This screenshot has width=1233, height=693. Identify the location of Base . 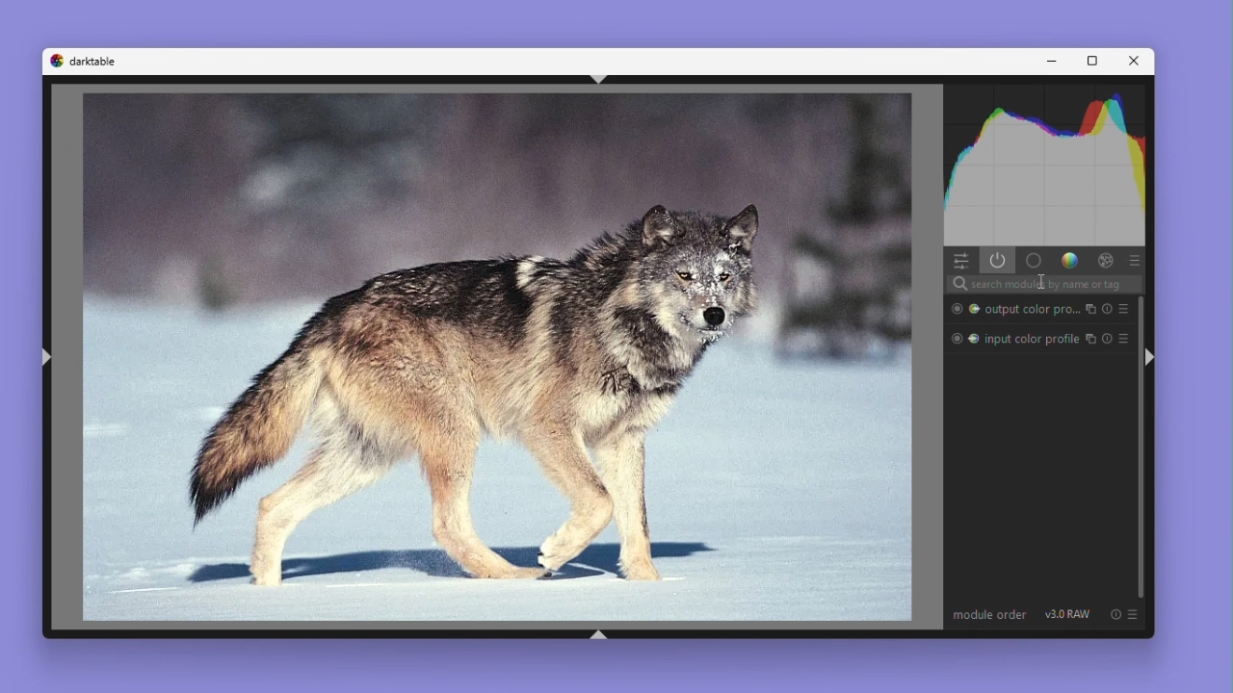
(1034, 260).